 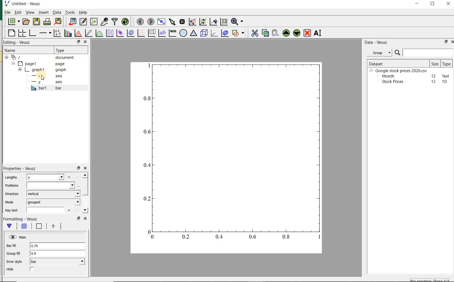 What do you see at coordinates (11, 34) in the screenshot?
I see `blank page` at bounding box center [11, 34].